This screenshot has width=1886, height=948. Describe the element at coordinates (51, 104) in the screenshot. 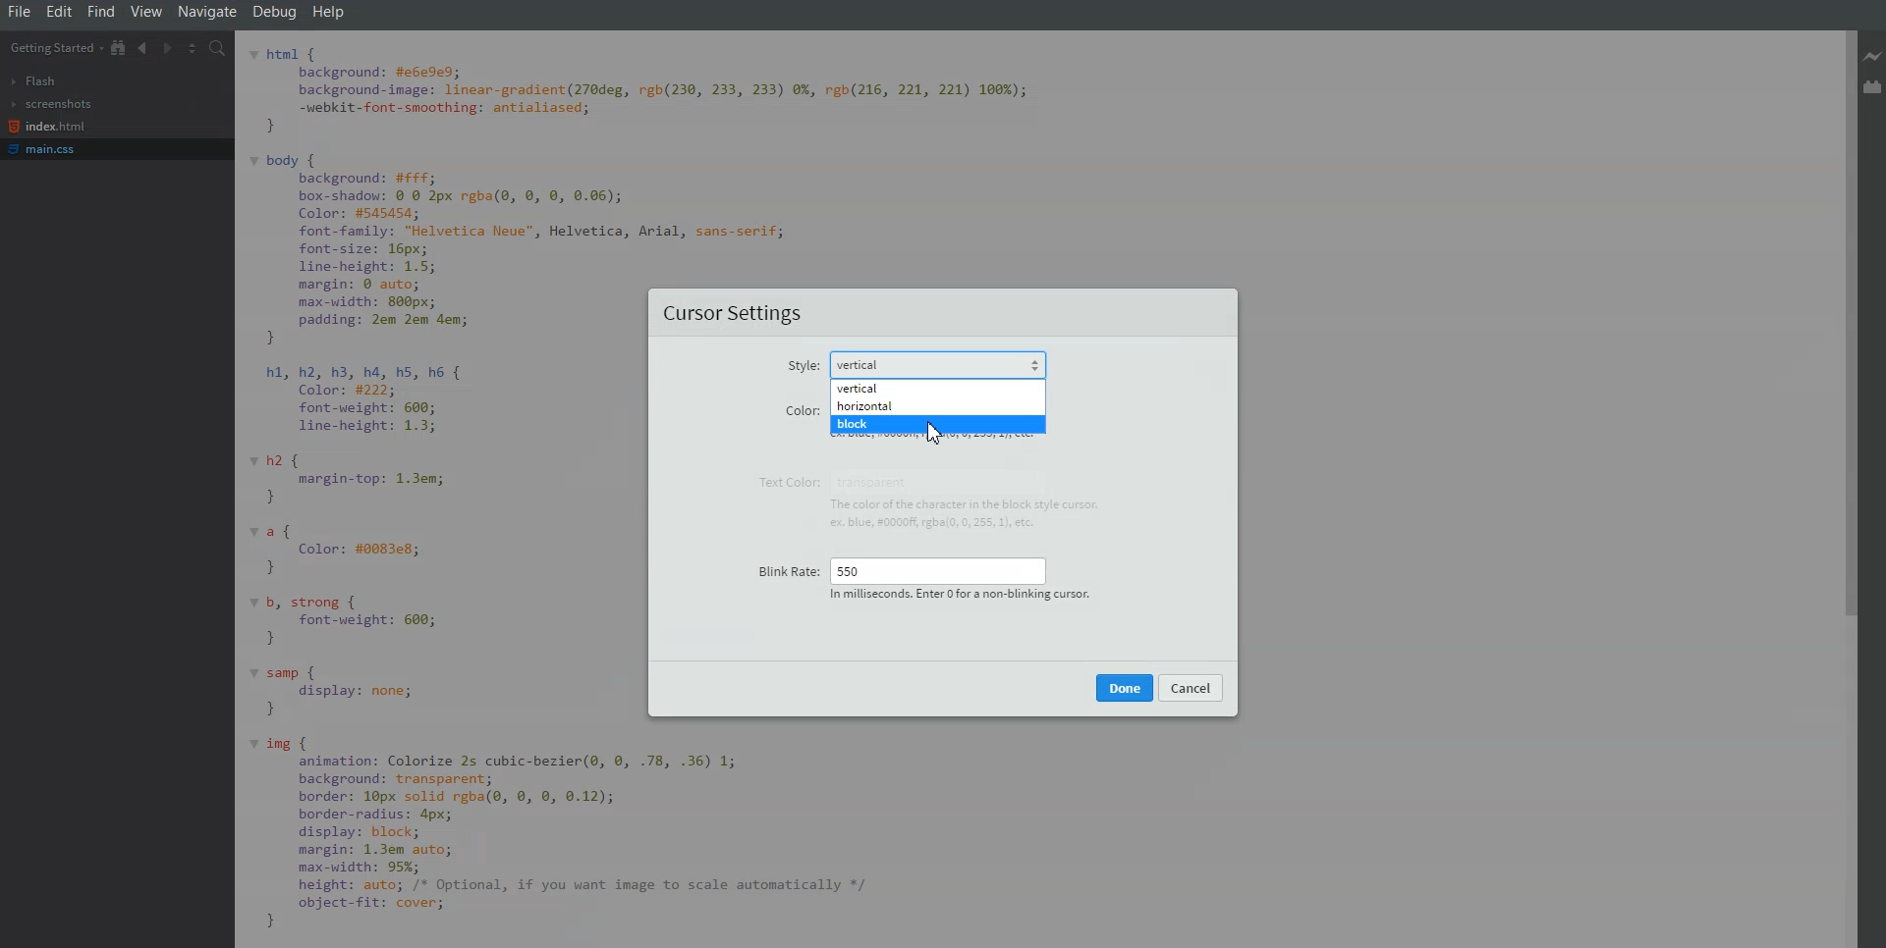

I see `Screenshots` at that location.